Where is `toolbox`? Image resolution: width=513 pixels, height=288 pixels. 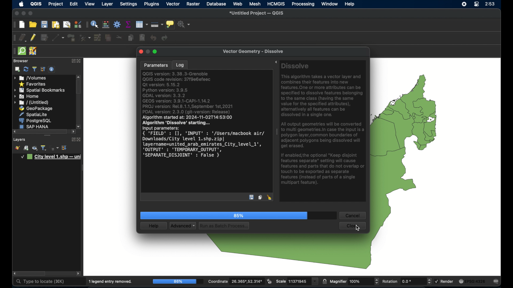 toolbox is located at coordinates (117, 24).